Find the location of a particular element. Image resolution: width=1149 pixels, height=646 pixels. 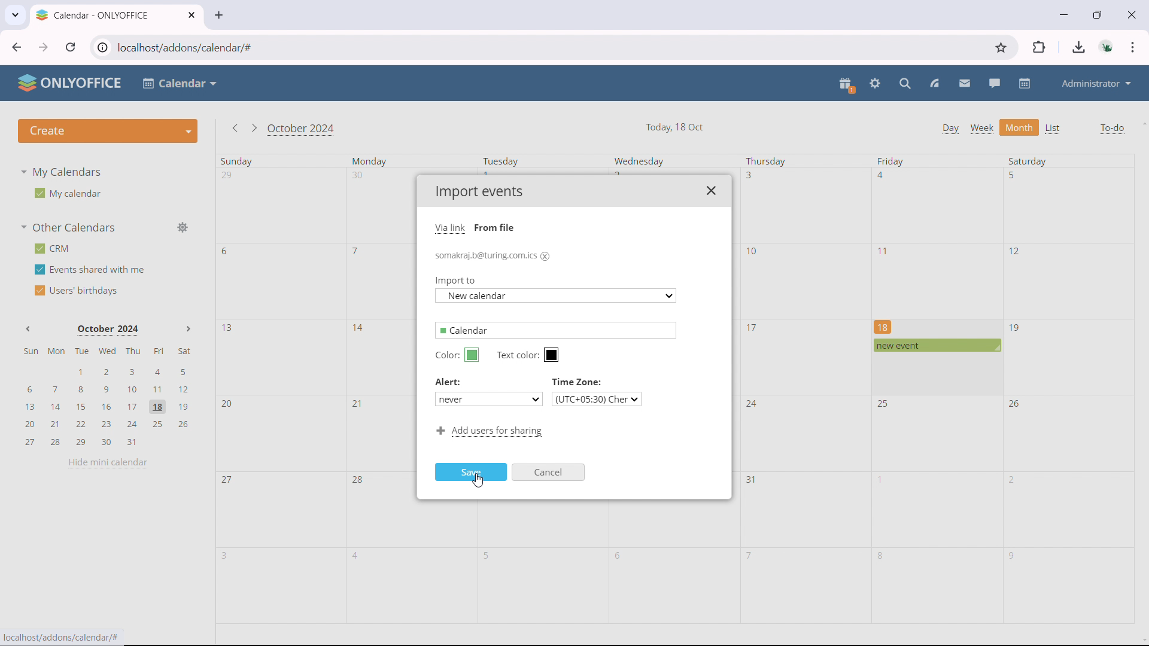

extensions is located at coordinates (1040, 47).